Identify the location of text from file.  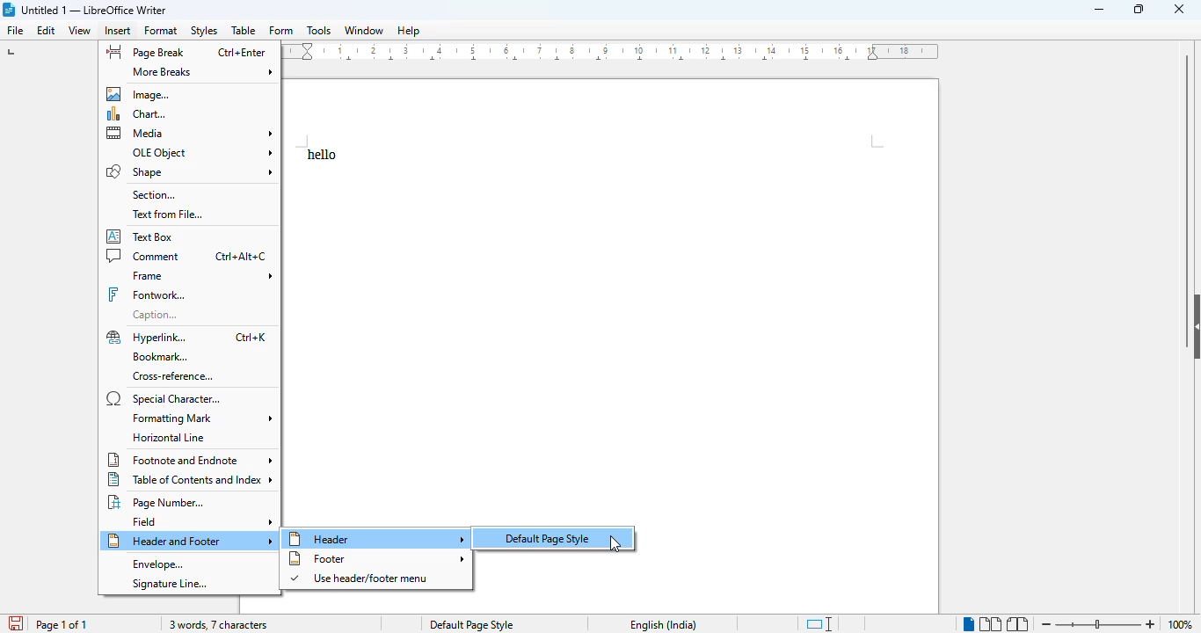
(169, 215).